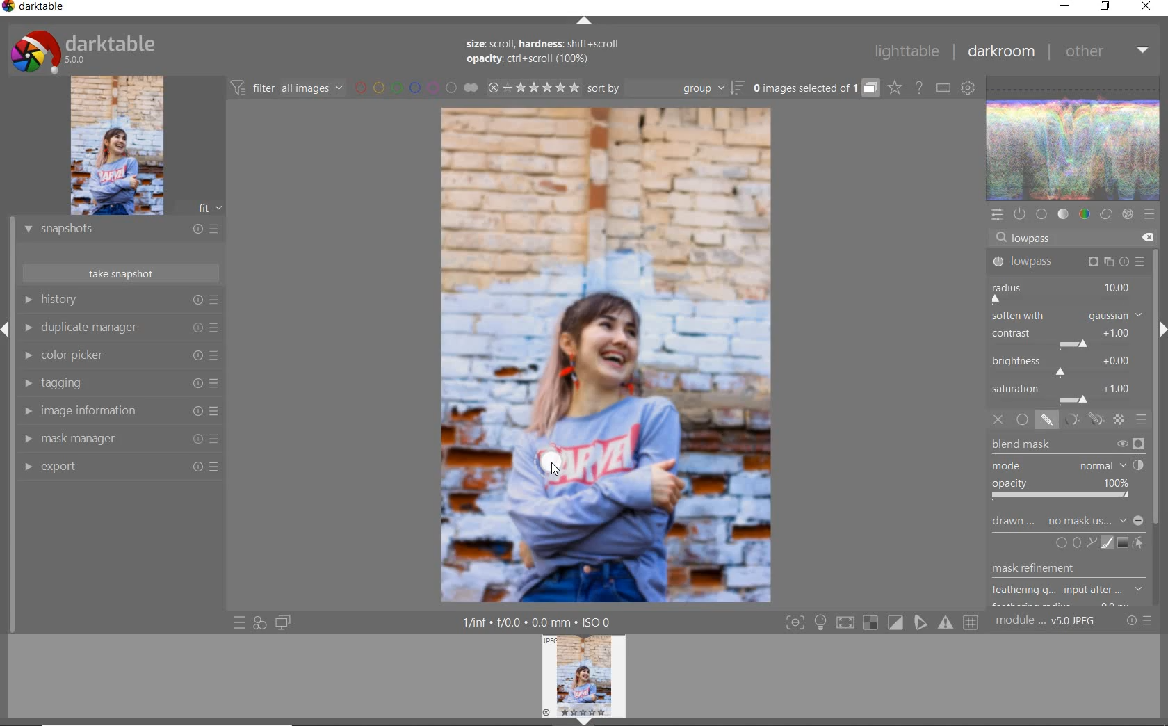 The height and width of the screenshot is (726, 1168). I want to click on snapshots, so click(120, 232).